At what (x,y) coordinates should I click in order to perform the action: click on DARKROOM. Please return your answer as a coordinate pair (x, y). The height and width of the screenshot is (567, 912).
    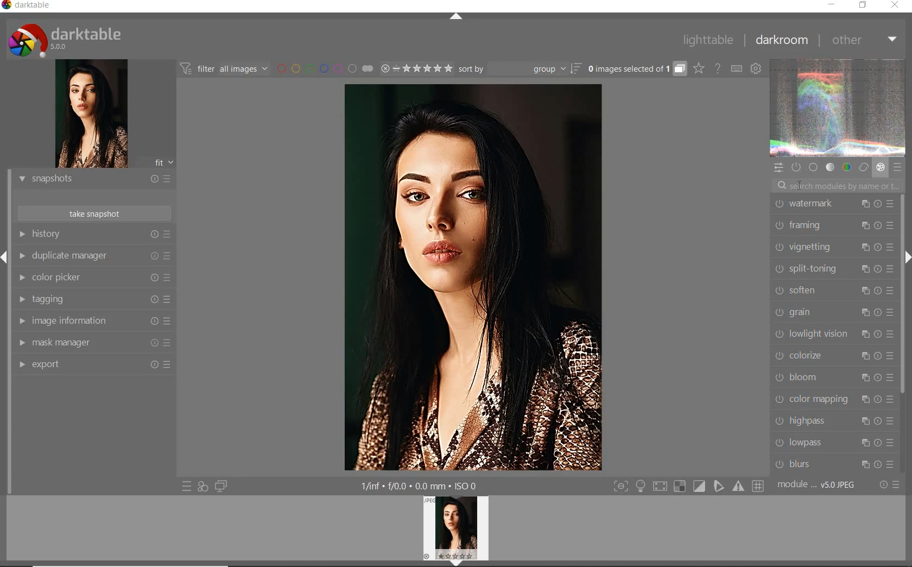
    Looking at the image, I should click on (782, 41).